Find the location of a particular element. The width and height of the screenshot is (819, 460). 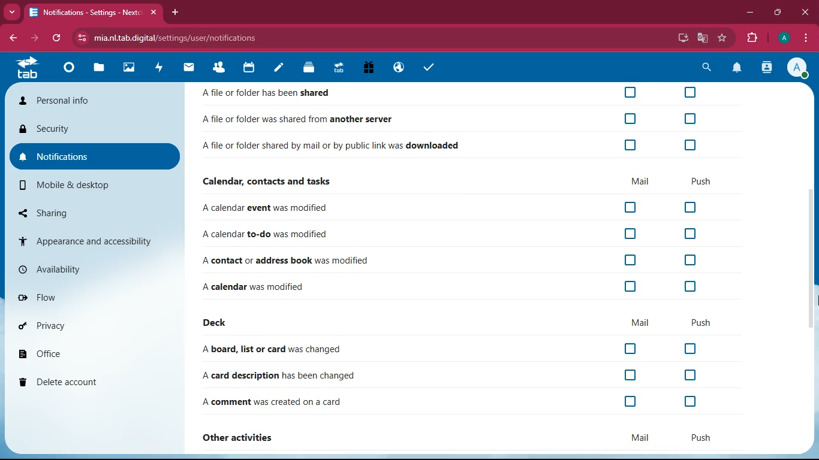

off is located at coordinates (634, 348).